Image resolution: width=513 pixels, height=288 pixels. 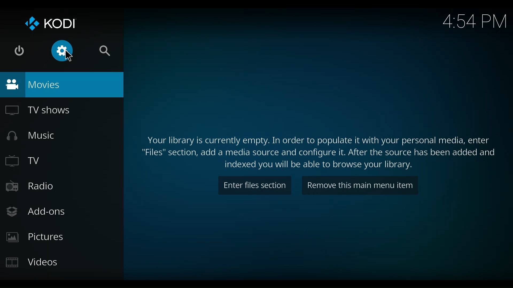 I want to click on Videos, so click(x=33, y=262).